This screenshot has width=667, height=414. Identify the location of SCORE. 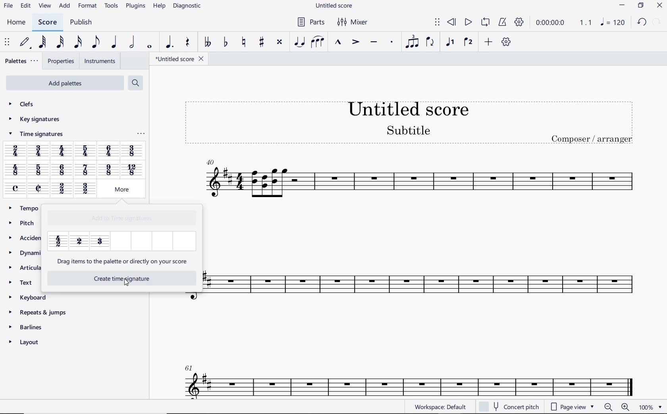
(47, 23).